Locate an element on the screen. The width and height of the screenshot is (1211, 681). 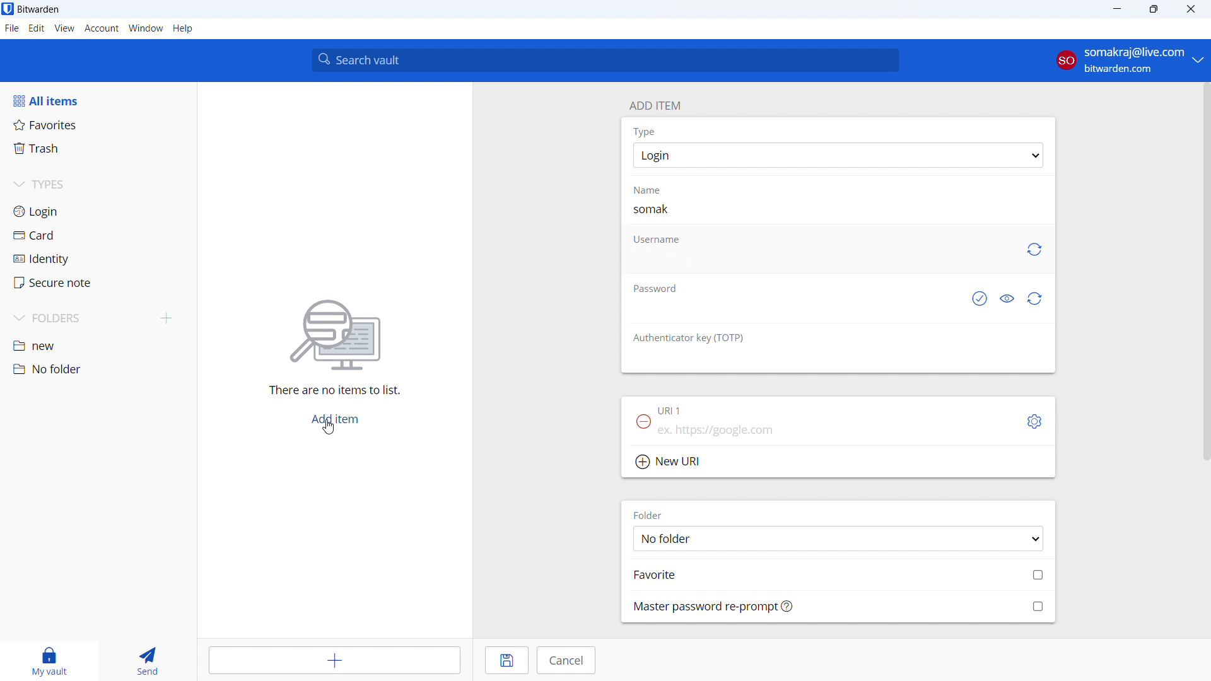
title is located at coordinates (38, 9).